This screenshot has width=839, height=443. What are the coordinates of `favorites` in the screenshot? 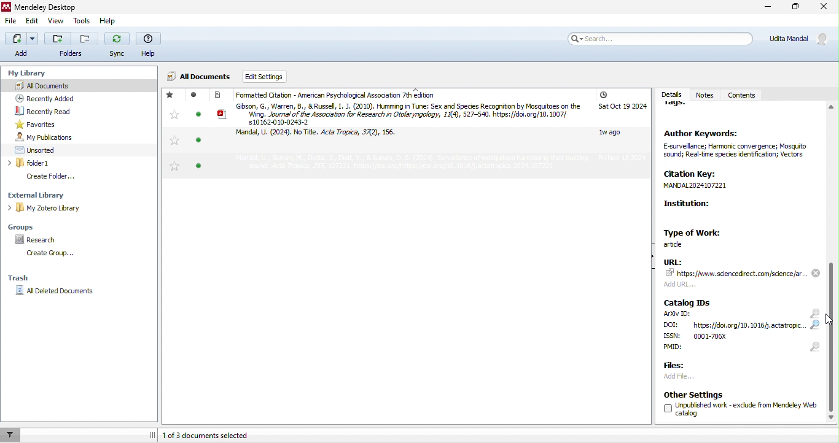 It's located at (173, 131).